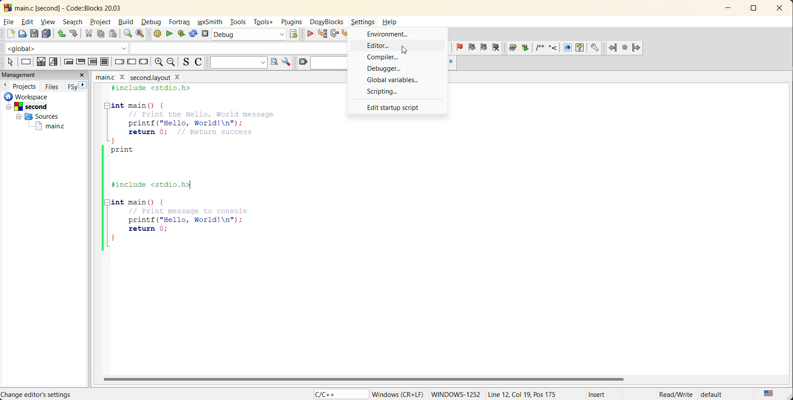  Describe the element at coordinates (27, 22) in the screenshot. I see `edit` at that location.